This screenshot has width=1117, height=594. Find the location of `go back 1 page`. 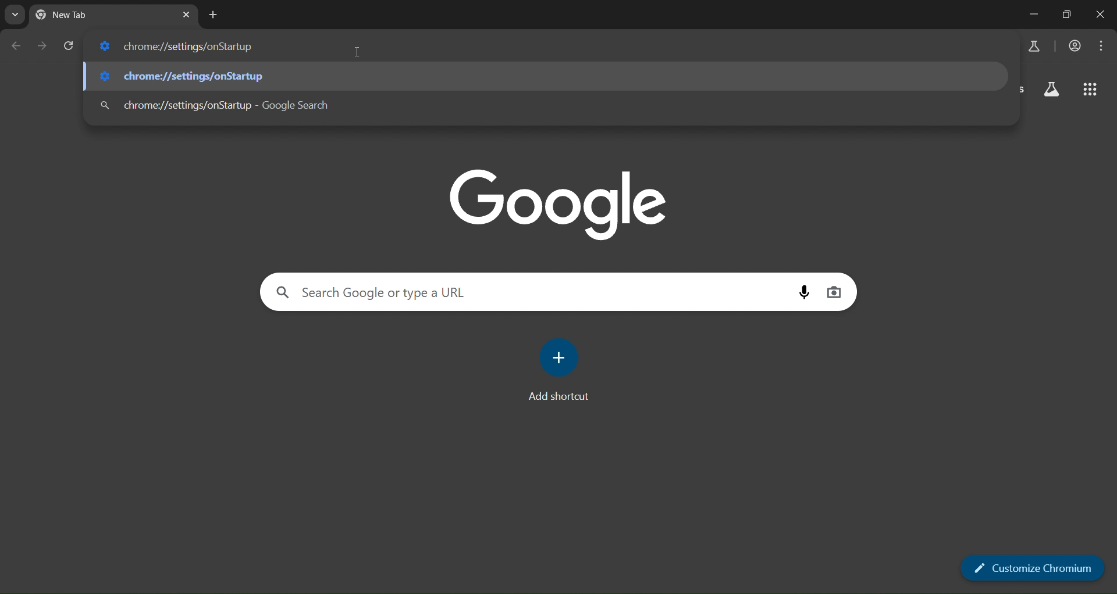

go back 1 page is located at coordinates (17, 46).